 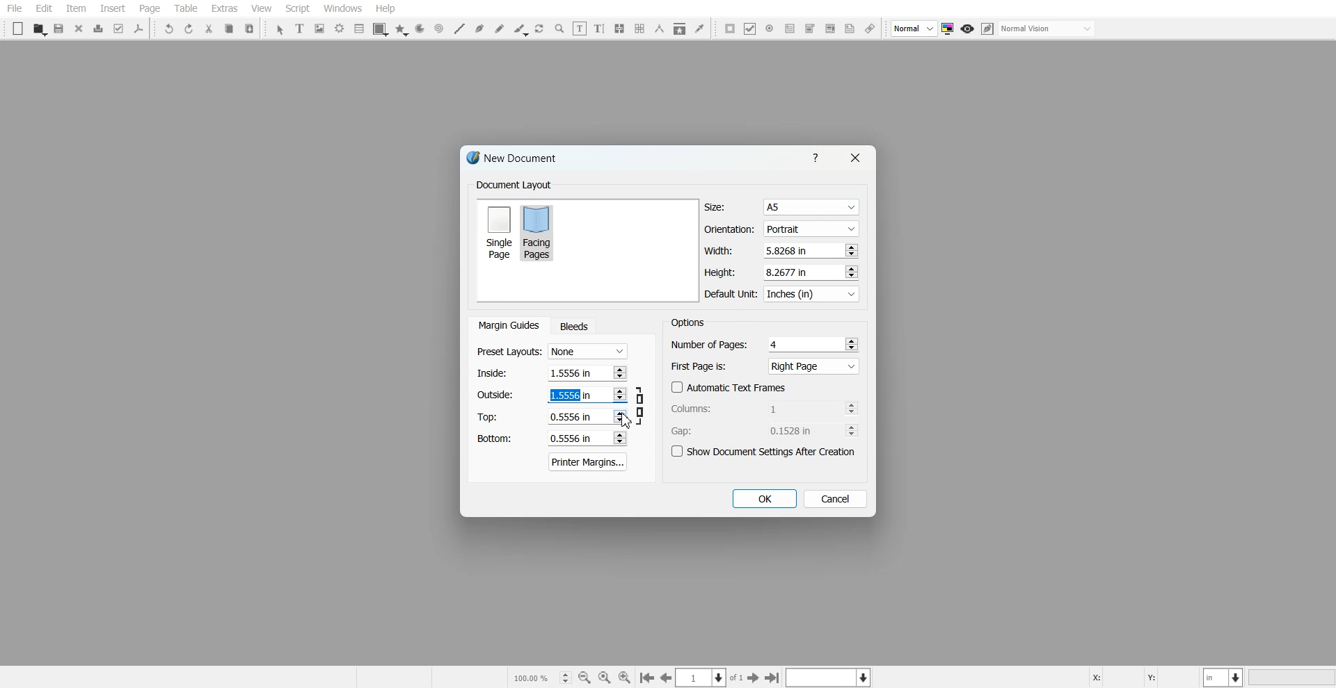 What do you see at coordinates (755, 678) in the screenshot?
I see `Go to the First page` at bounding box center [755, 678].